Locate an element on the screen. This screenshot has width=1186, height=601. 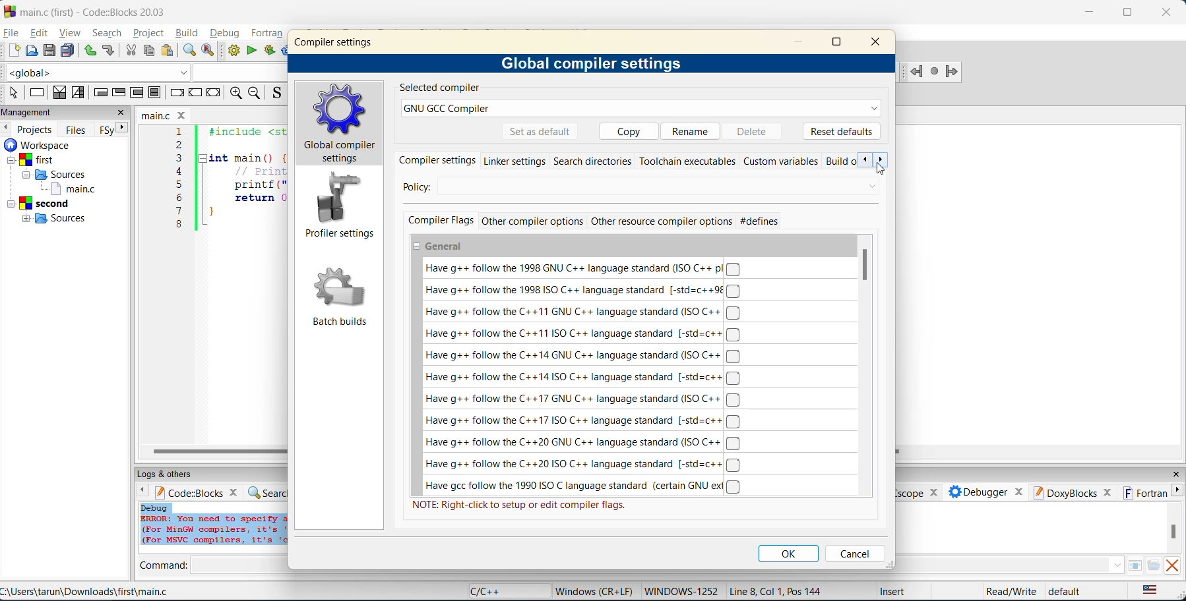
selected compiler is located at coordinates (439, 88).